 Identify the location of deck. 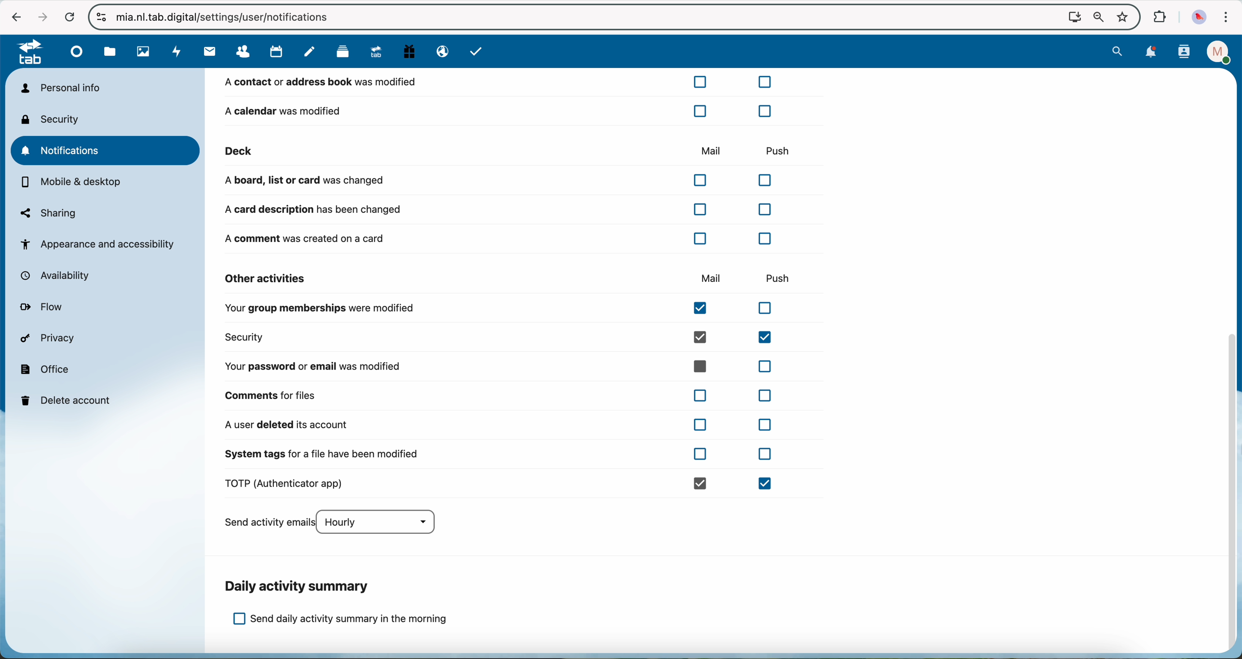
(392, 151).